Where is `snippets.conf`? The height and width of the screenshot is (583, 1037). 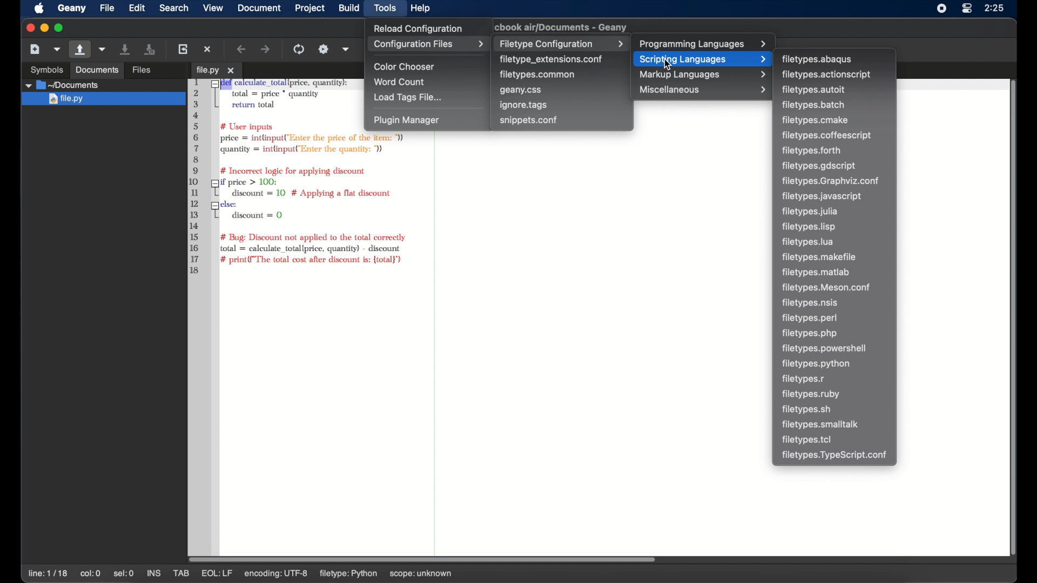
snippets.conf is located at coordinates (529, 120).